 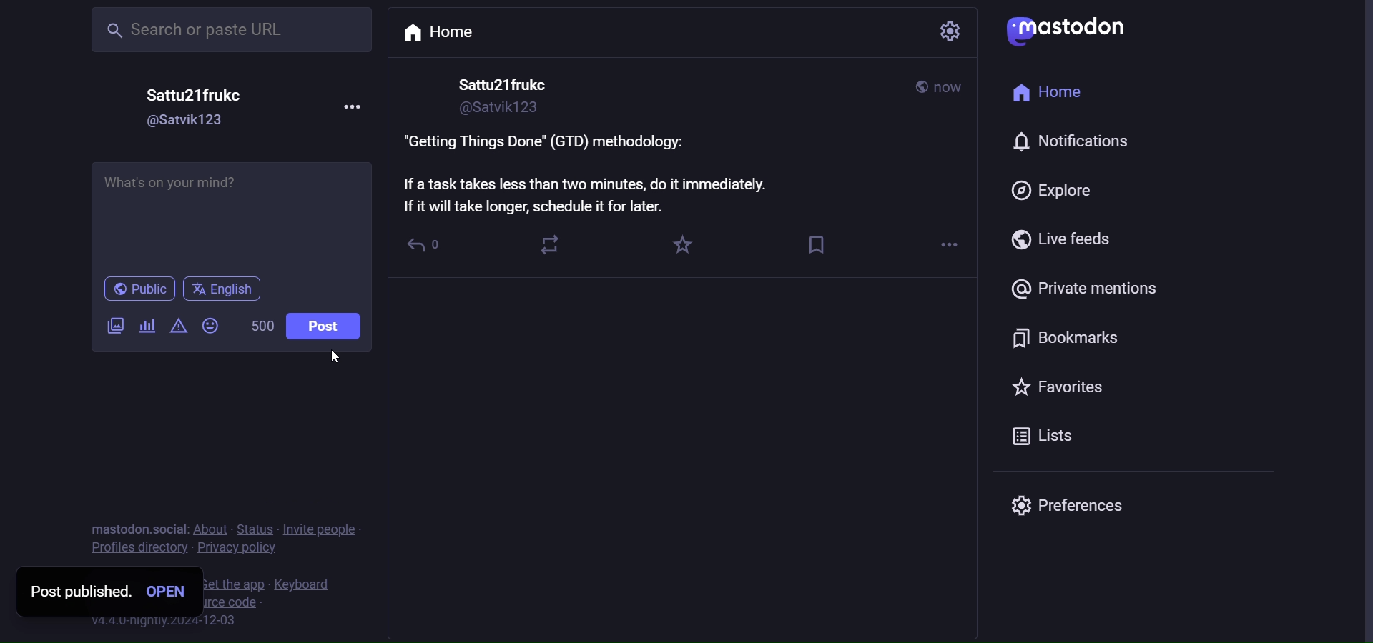 I want to click on favorites, so click(x=683, y=245).